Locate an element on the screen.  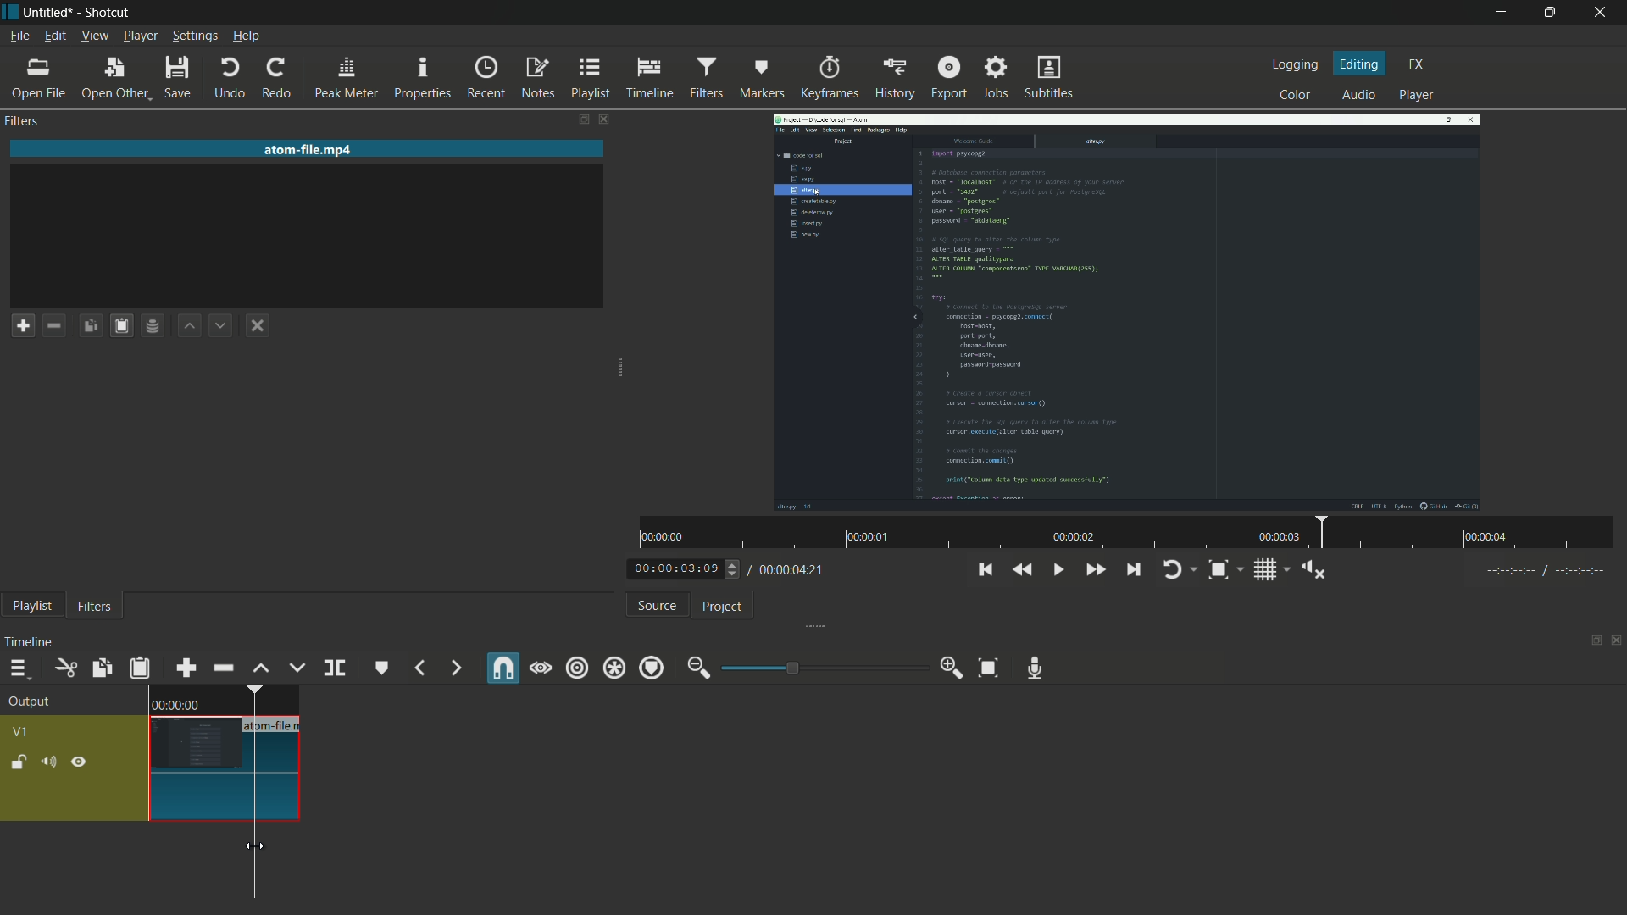
ripple is located at coordinates (575, 668).